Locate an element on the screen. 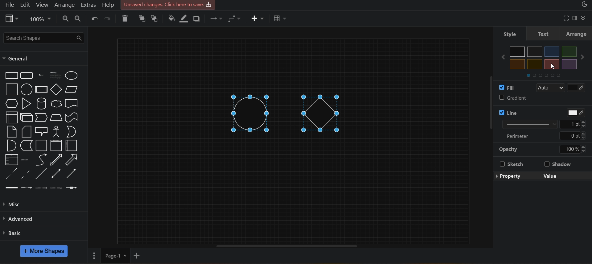 The image size is (592, 264). circle is located at coordinates (256, 110).